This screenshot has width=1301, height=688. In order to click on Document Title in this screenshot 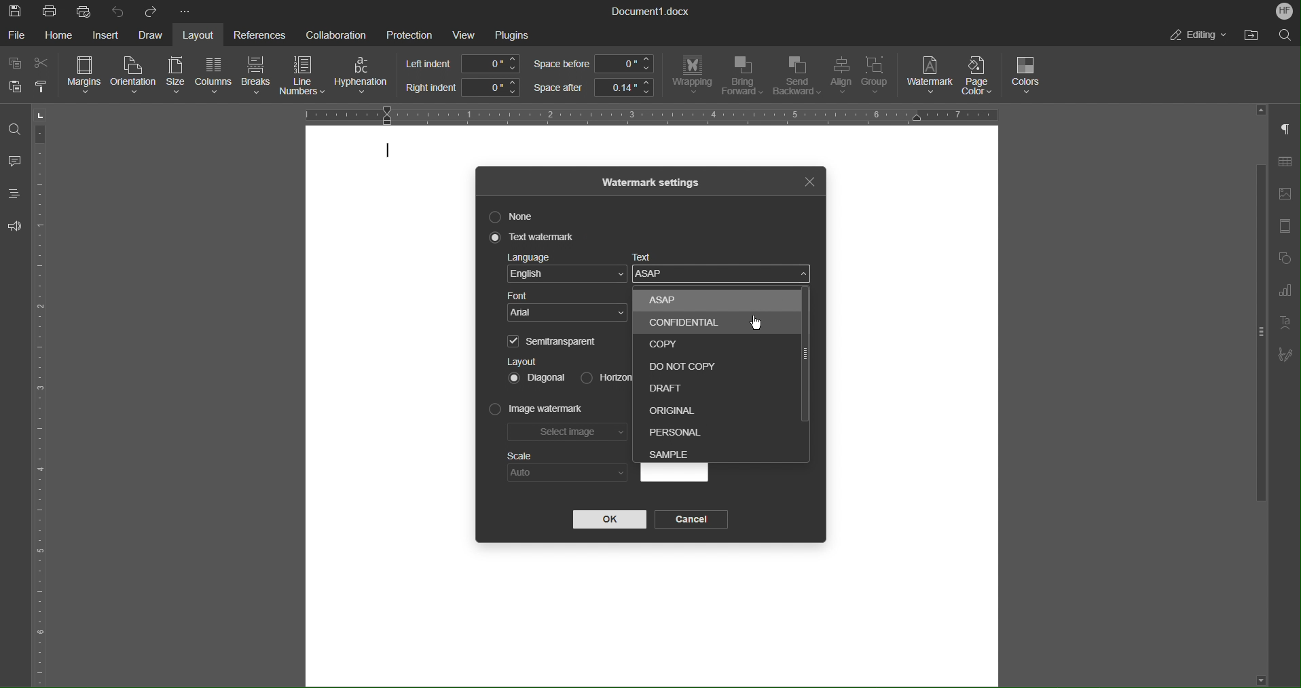, I will do `click(651, 12)`.